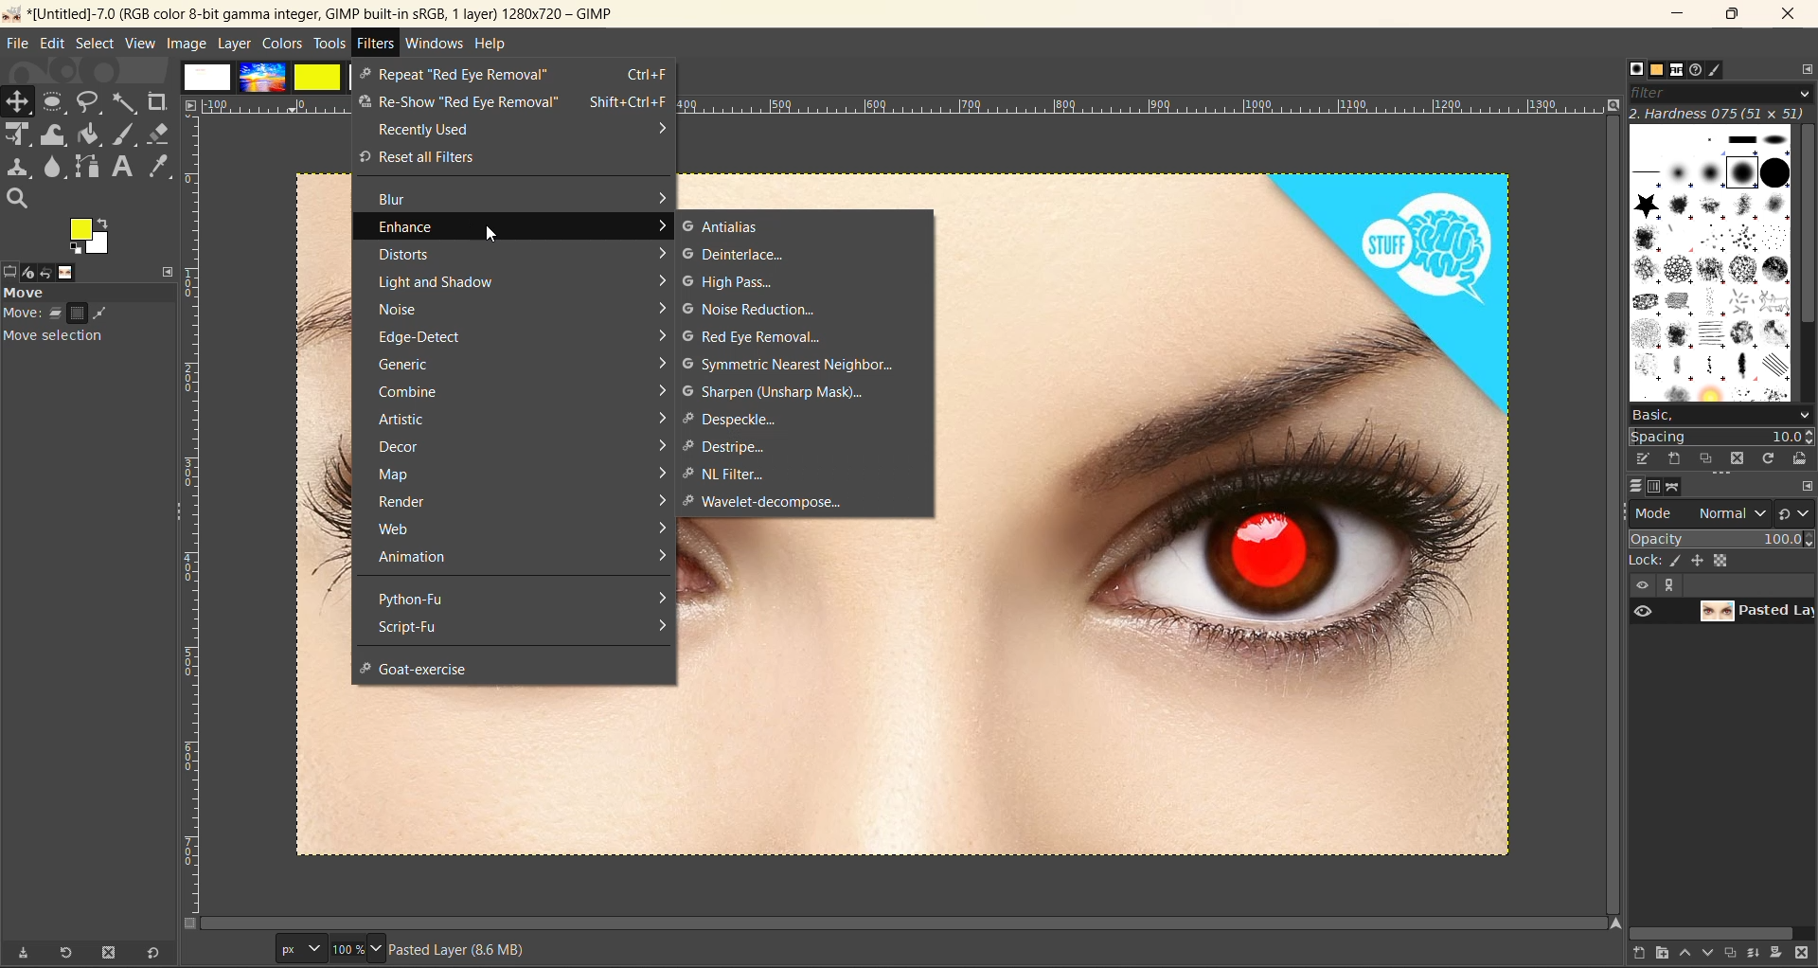  I want to click on symmetric nearest neighbour, so click(790, 366).